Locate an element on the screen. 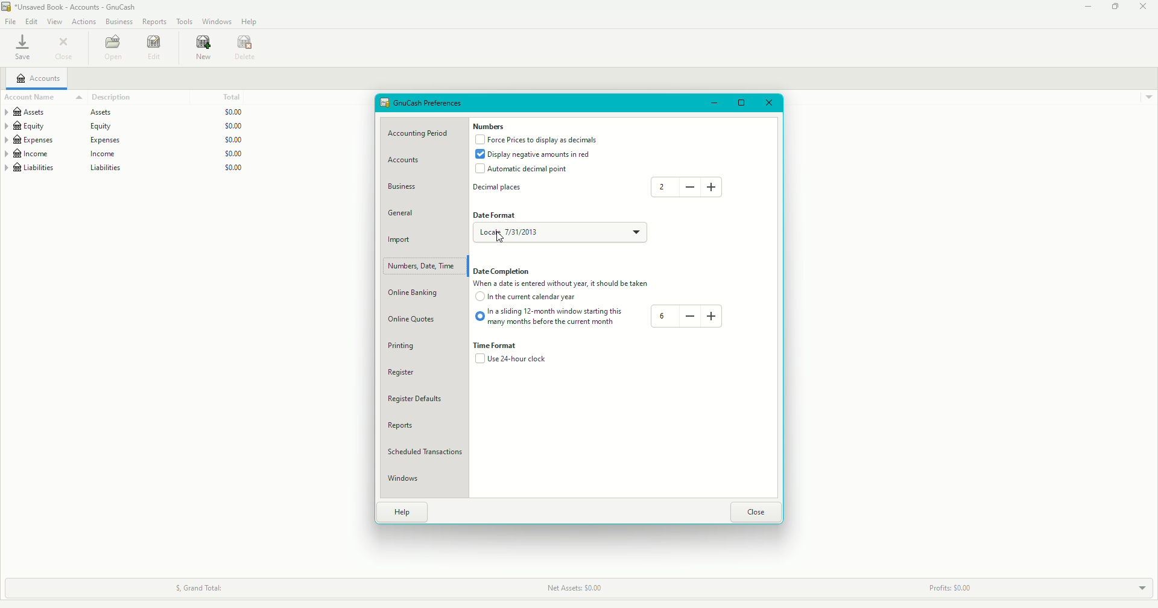 Image resolution: width=1158 pixels, height=608 pixels. Profits is located at coordinates (960, 584).